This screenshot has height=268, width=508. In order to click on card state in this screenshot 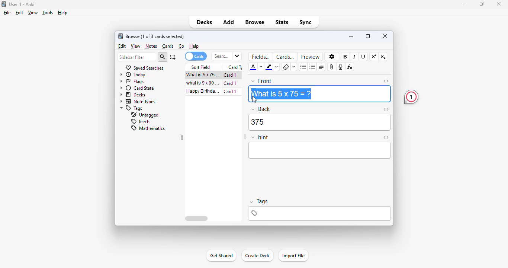, I will do `click(137, 88)`.